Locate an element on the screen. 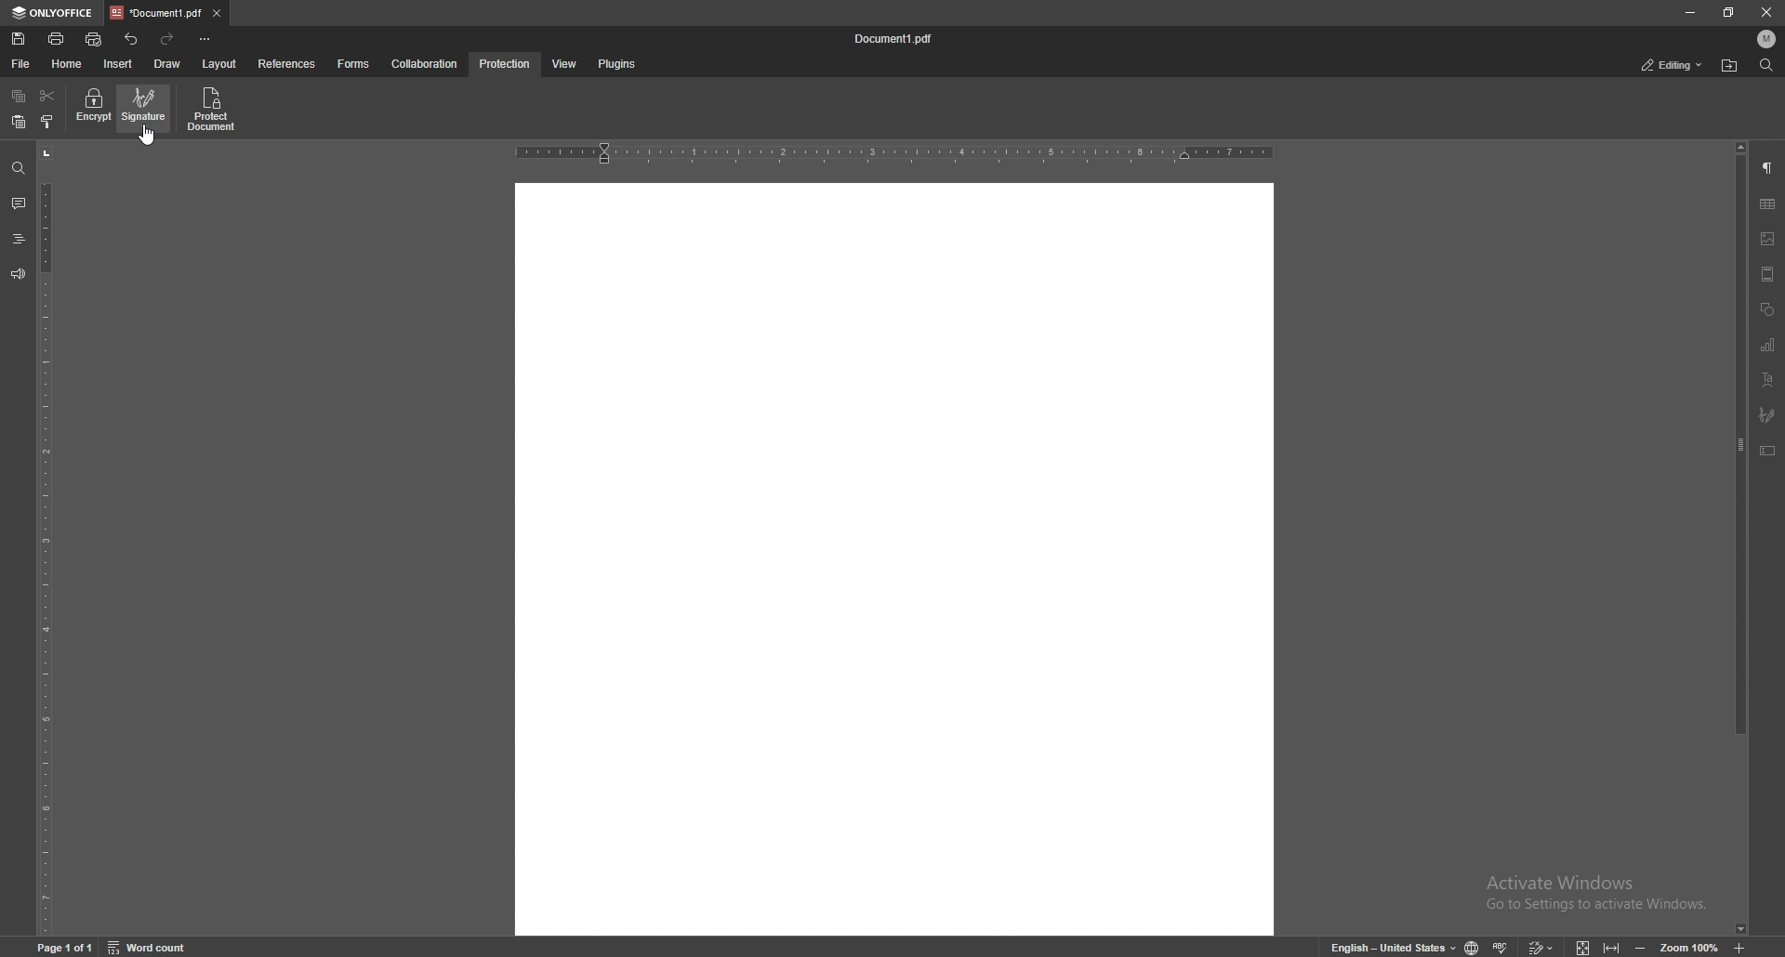  forms is located at coordinates (355, 64).